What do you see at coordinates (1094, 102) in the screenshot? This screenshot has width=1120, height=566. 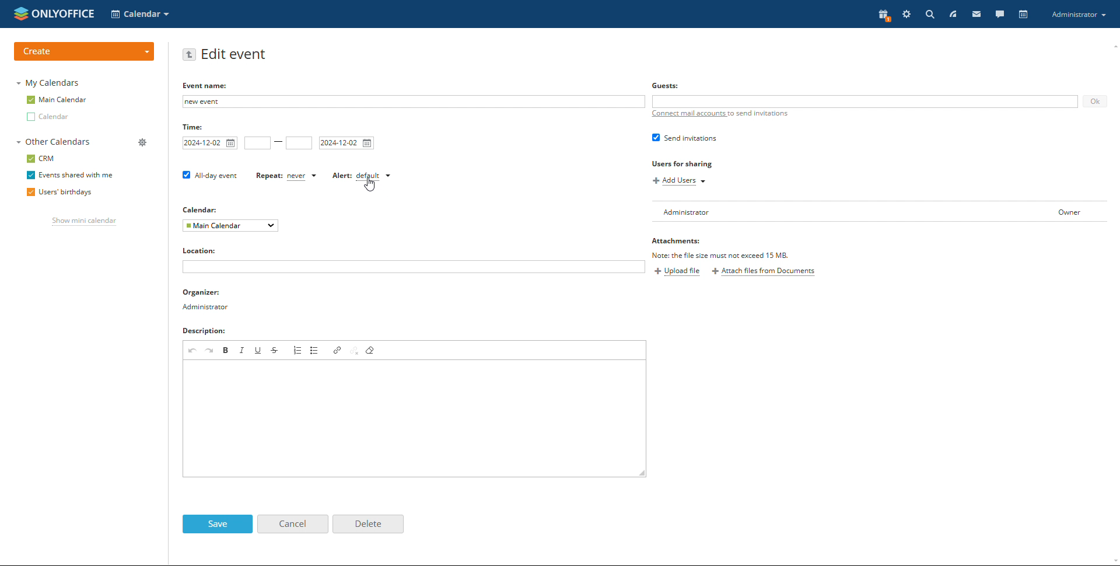 I see `ok` at bounding box center [1094, 102].